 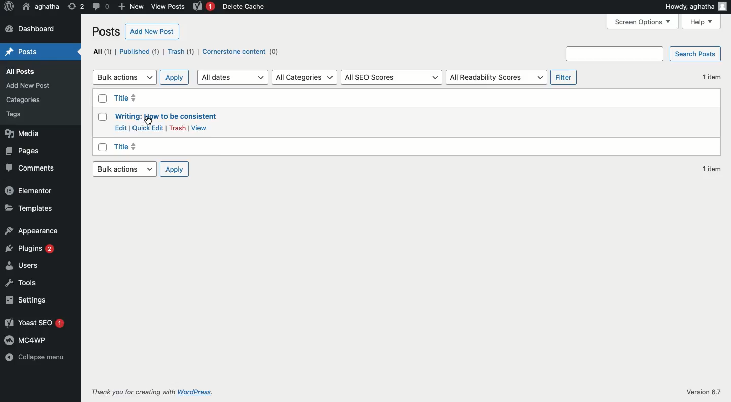 What do you see at coordinates (305, 77) in the screenshot?
I see `All categories` at bounding box center [305, 77].